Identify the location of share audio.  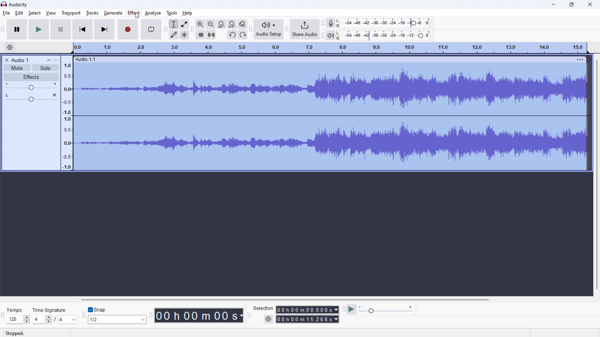
(305, 29).